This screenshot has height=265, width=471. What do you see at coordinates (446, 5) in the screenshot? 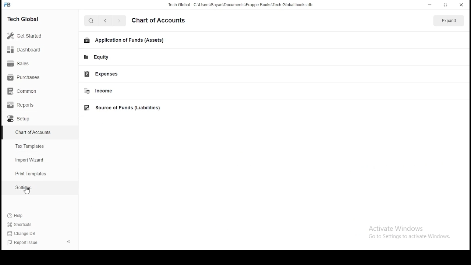
I see `resize ` at bounding box center [446, 5].